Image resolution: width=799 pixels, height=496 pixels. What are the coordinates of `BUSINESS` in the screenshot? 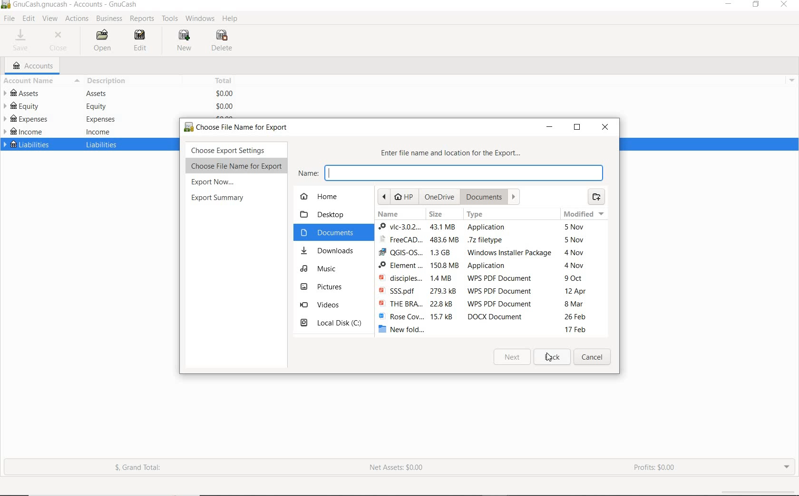 It's located at (108, 19).